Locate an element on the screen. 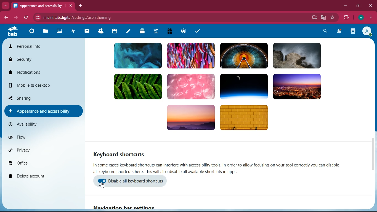 The image size is (377, 212). availiability is located at coordinates (43, 125).